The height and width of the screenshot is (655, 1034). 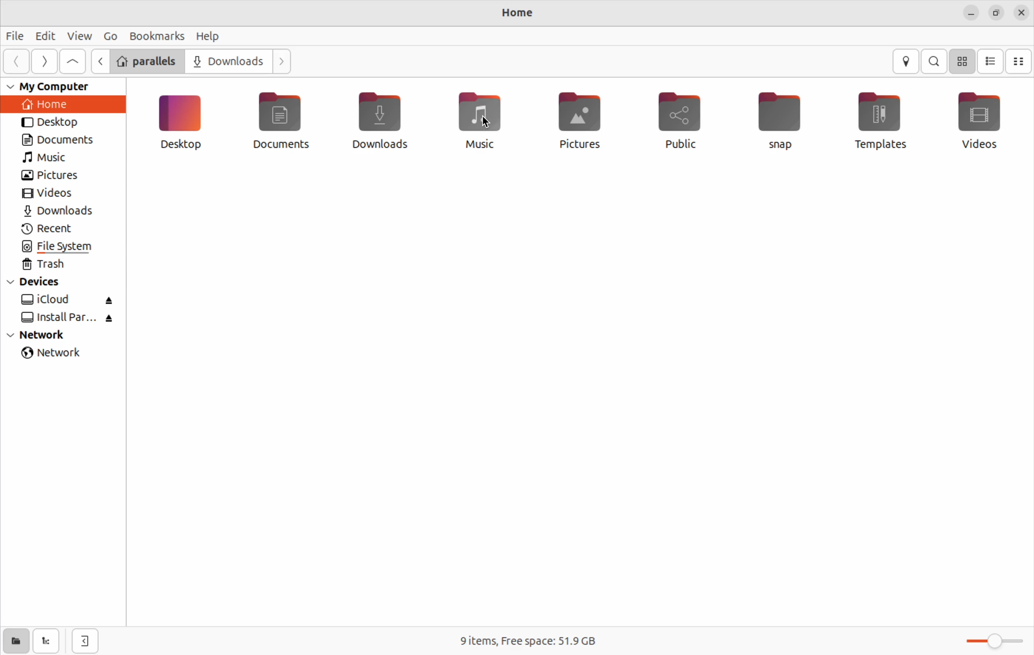 I want to click on desktop, so click(x=62, y=124).